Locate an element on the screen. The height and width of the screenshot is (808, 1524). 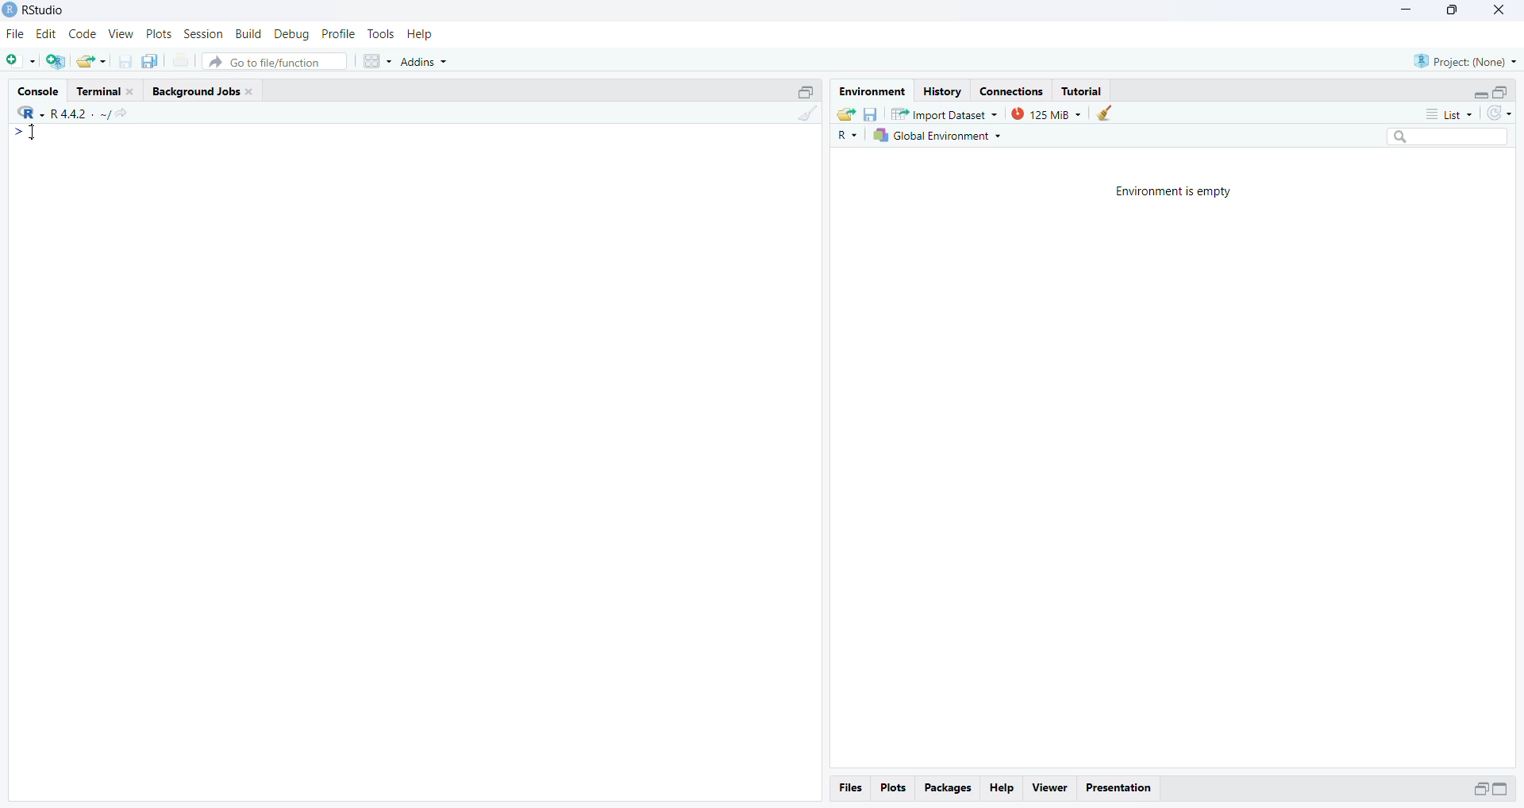
clear console is located at coordinates (806, 113).